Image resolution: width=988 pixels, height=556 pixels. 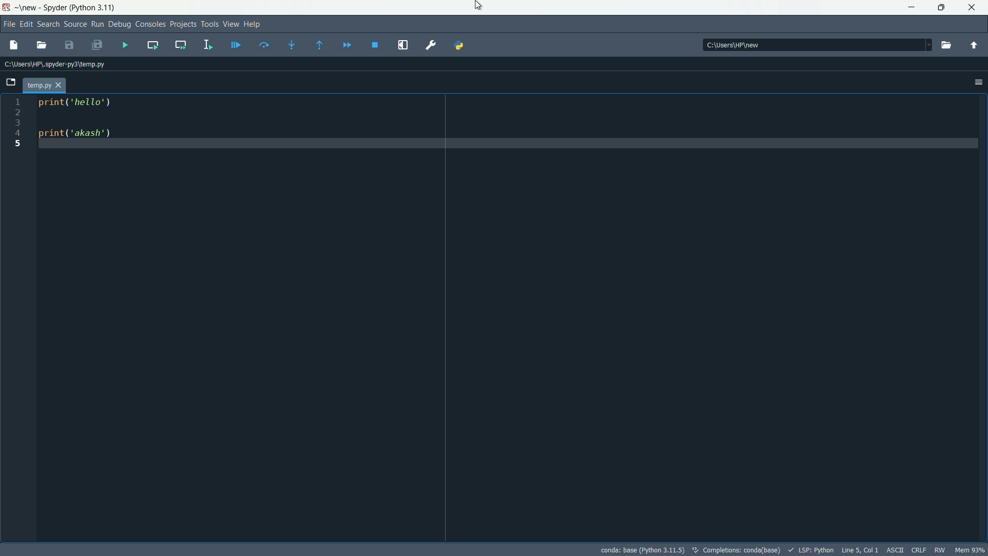 What do you see at coordinates (76, 24) in the screenshot?
I see `source menu` at bounding box center [76, 24].